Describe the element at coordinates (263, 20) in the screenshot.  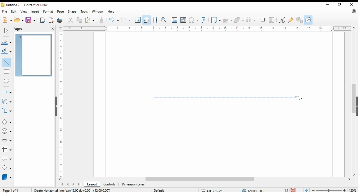
I see `shadow` at that location.